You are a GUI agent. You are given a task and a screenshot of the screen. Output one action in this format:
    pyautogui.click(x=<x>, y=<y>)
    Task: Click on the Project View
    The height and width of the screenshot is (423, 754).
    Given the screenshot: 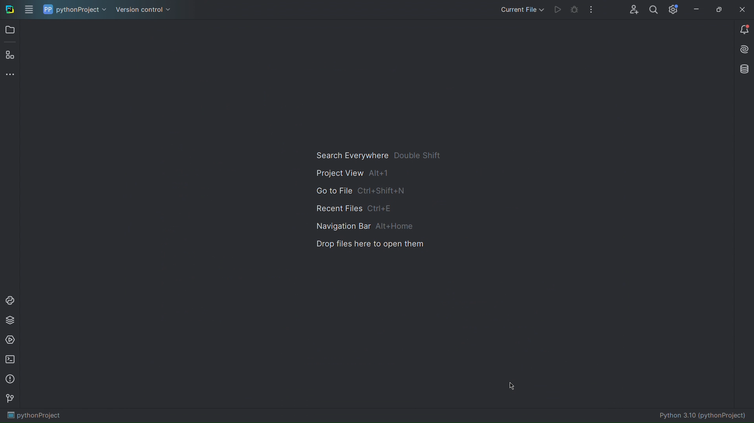 What is the action you would take?
    pyautogui.click(x=355, y=173)
    